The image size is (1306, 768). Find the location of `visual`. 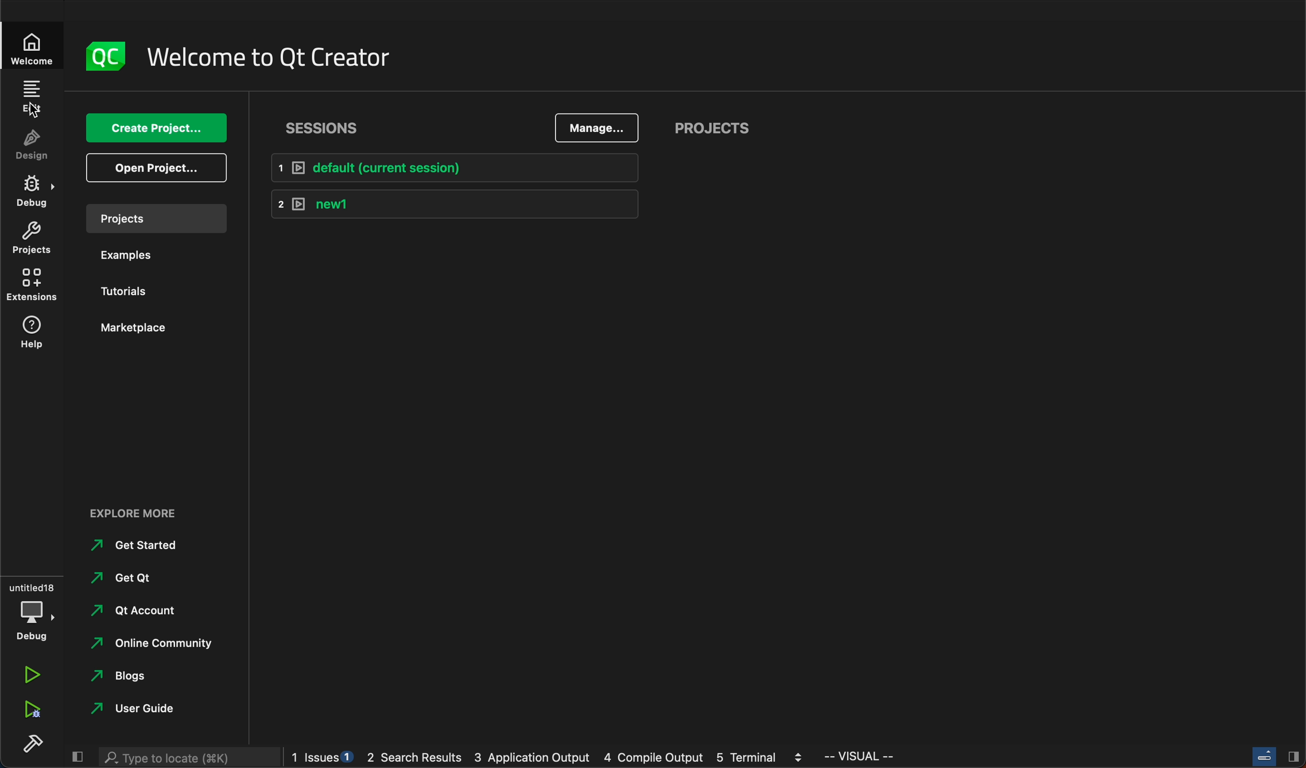

visual is located at coordinates (863, 757).